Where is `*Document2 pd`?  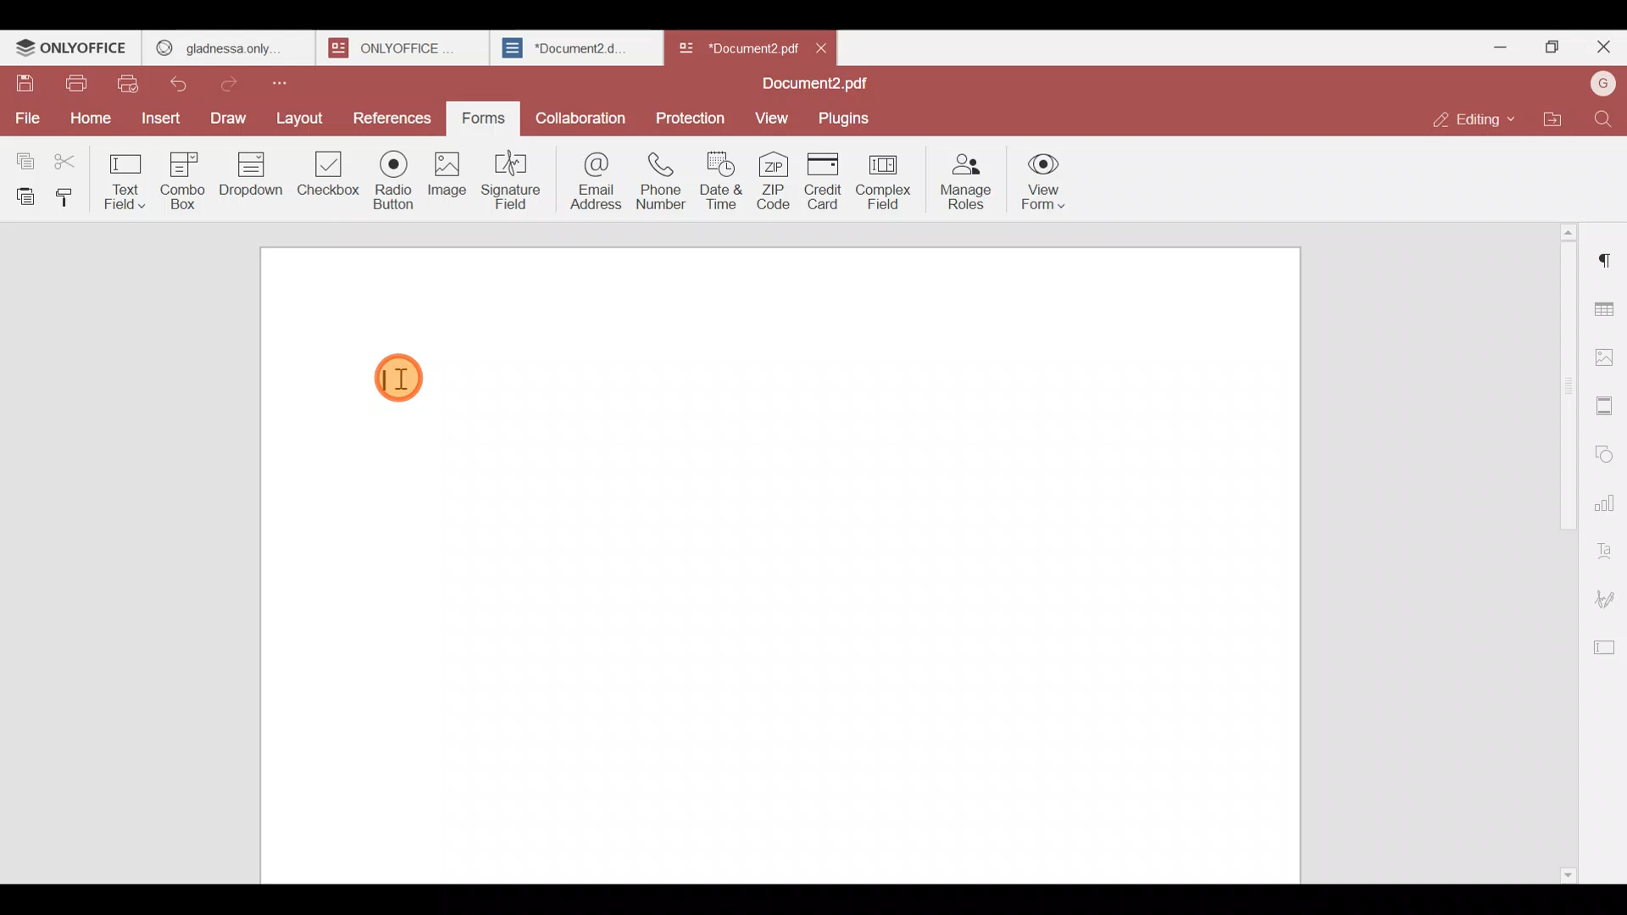 *Document2 pd is located at coordinates (734, 47).